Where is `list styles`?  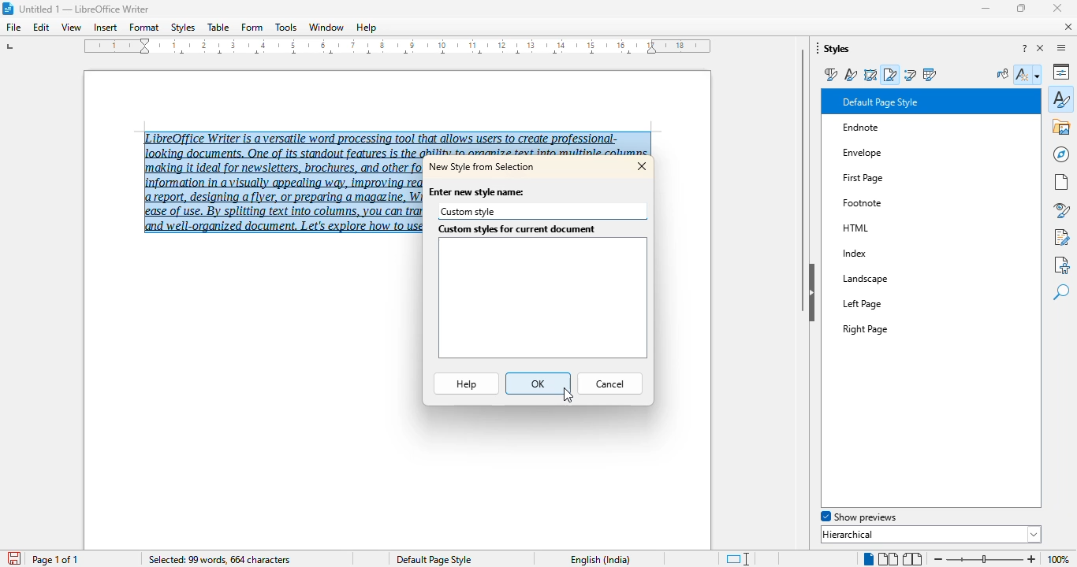
list styles is located at coordinates (911, 74).